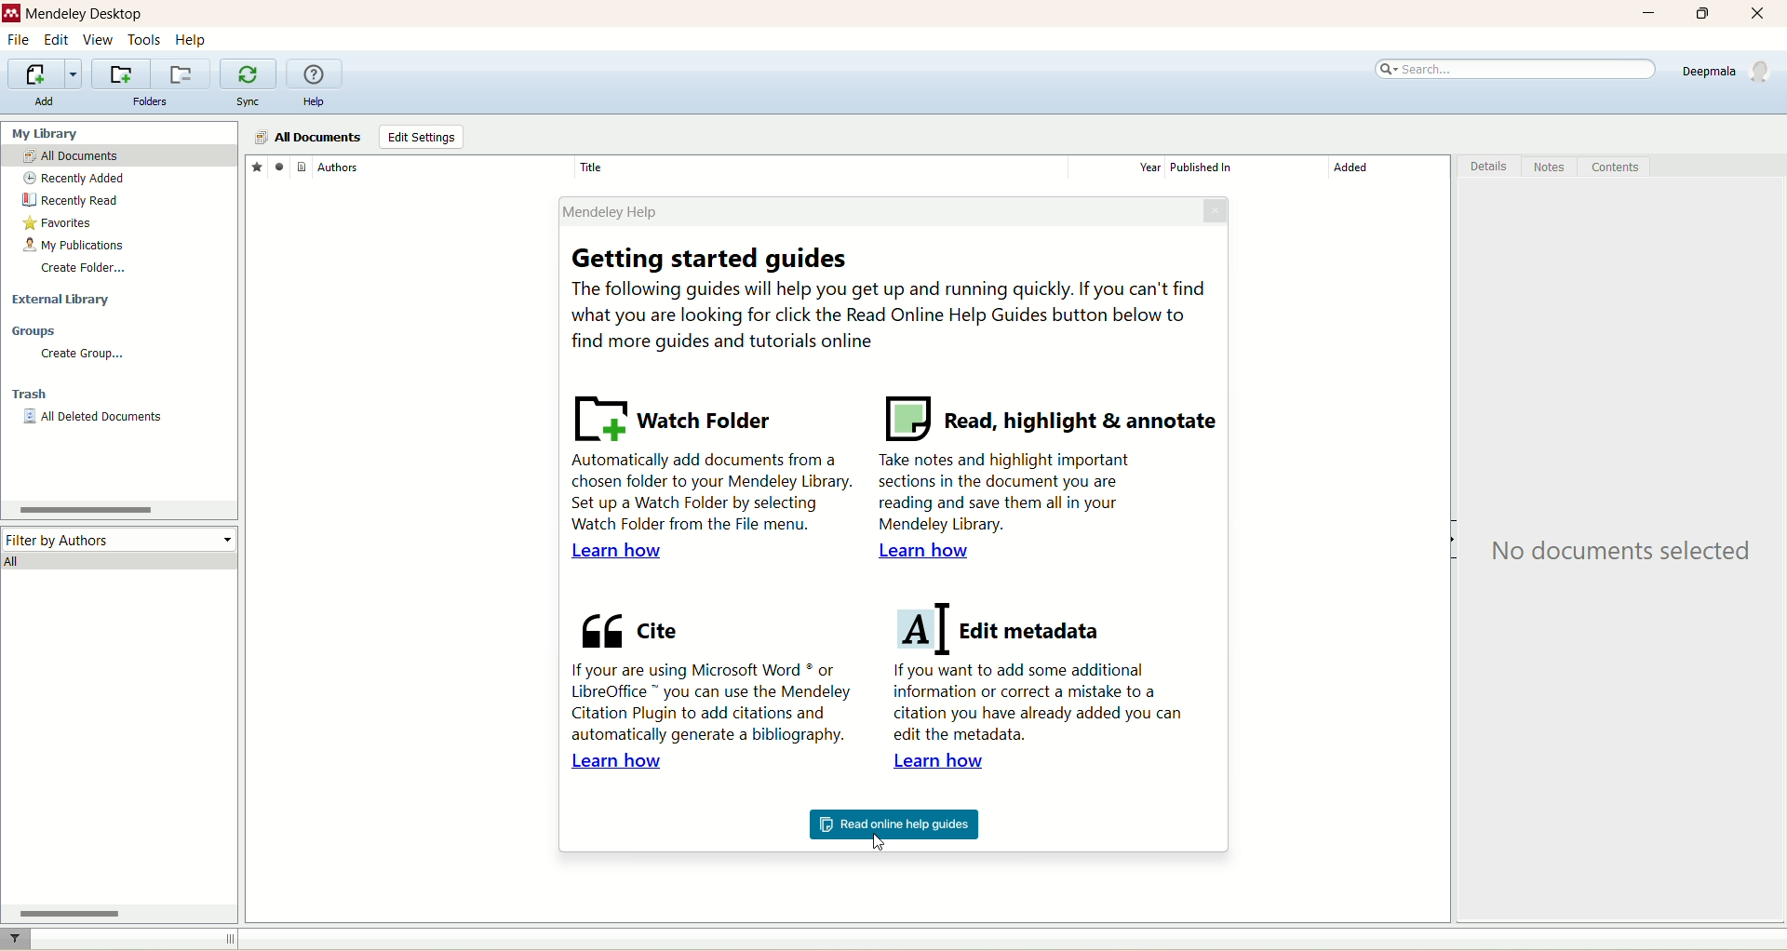  What do you see at coordinates (18, 39) in the screenshot?
I see `file` at bounding box center [18, 39].